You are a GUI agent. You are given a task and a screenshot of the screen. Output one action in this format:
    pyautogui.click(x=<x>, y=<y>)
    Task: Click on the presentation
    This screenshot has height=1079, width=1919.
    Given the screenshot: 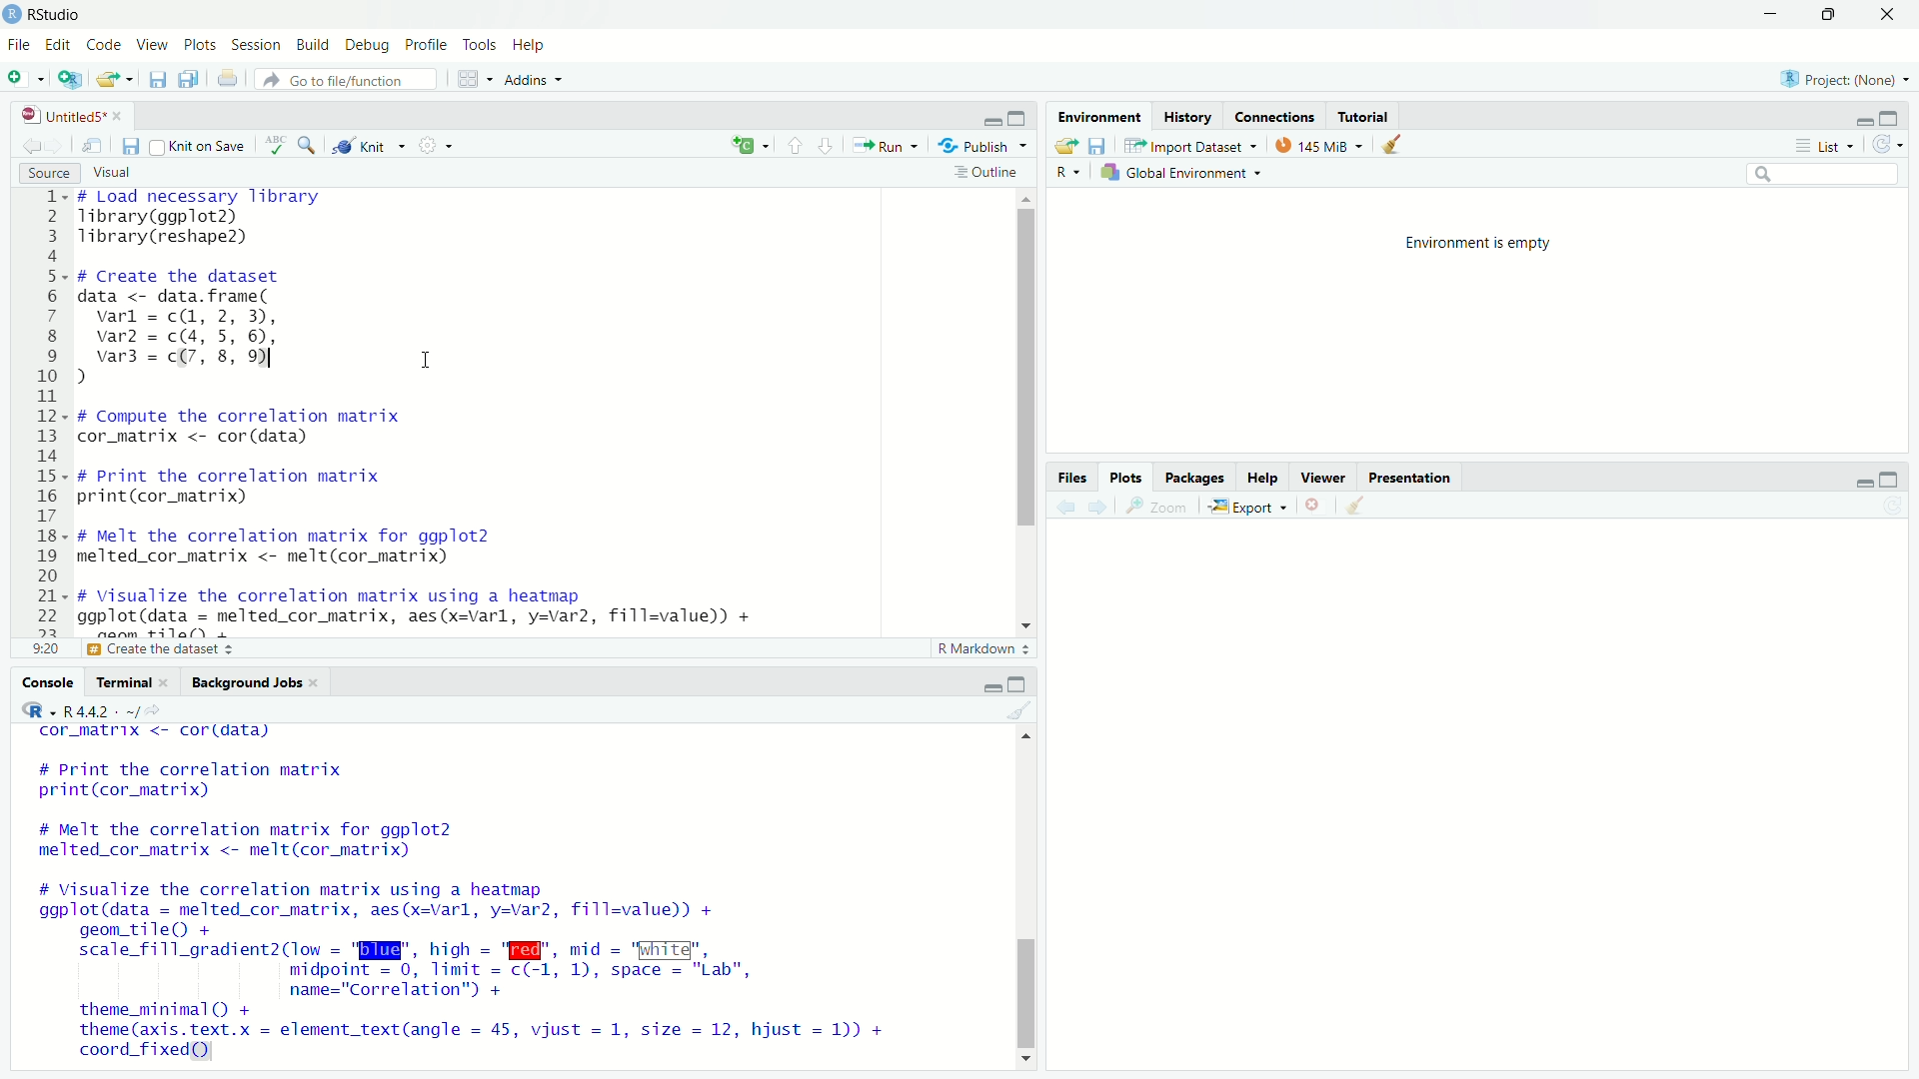 What is the action you would take?
    pyautogui.click(x=1409, y=478)
    